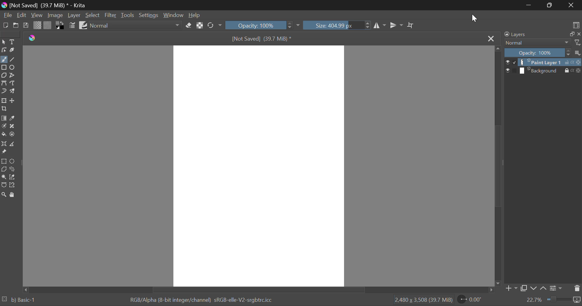  What do you see at coordinates (397, 25) in the screenshot?
I see `Horizontal Mirror Flip` at bounding box center [397, 25].